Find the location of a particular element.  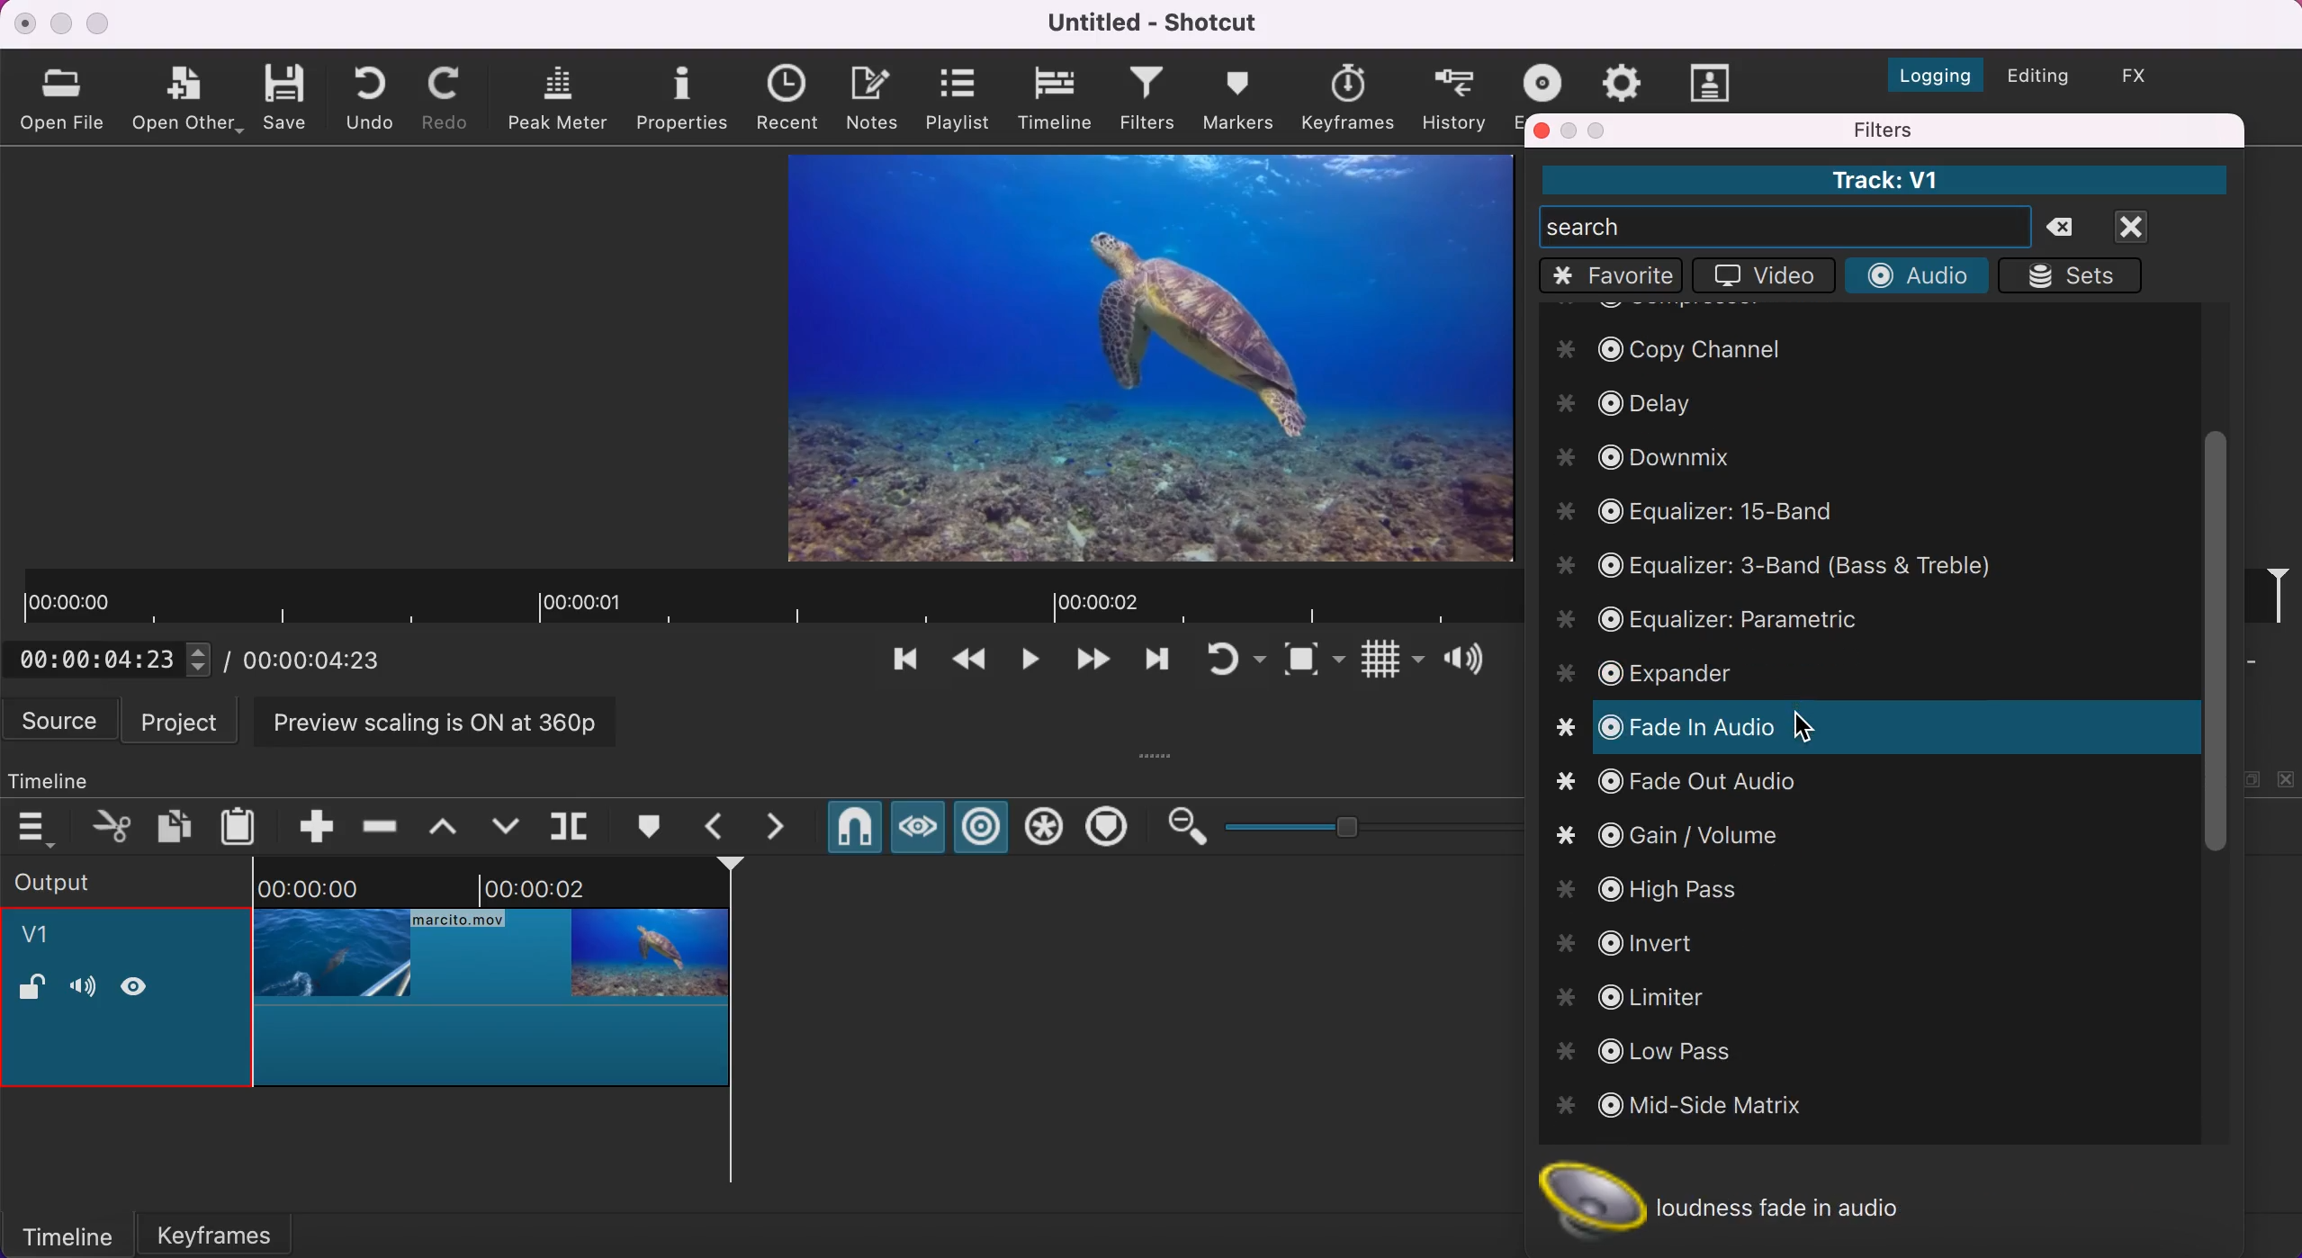

search bar is located at coordinates (1785, 226).